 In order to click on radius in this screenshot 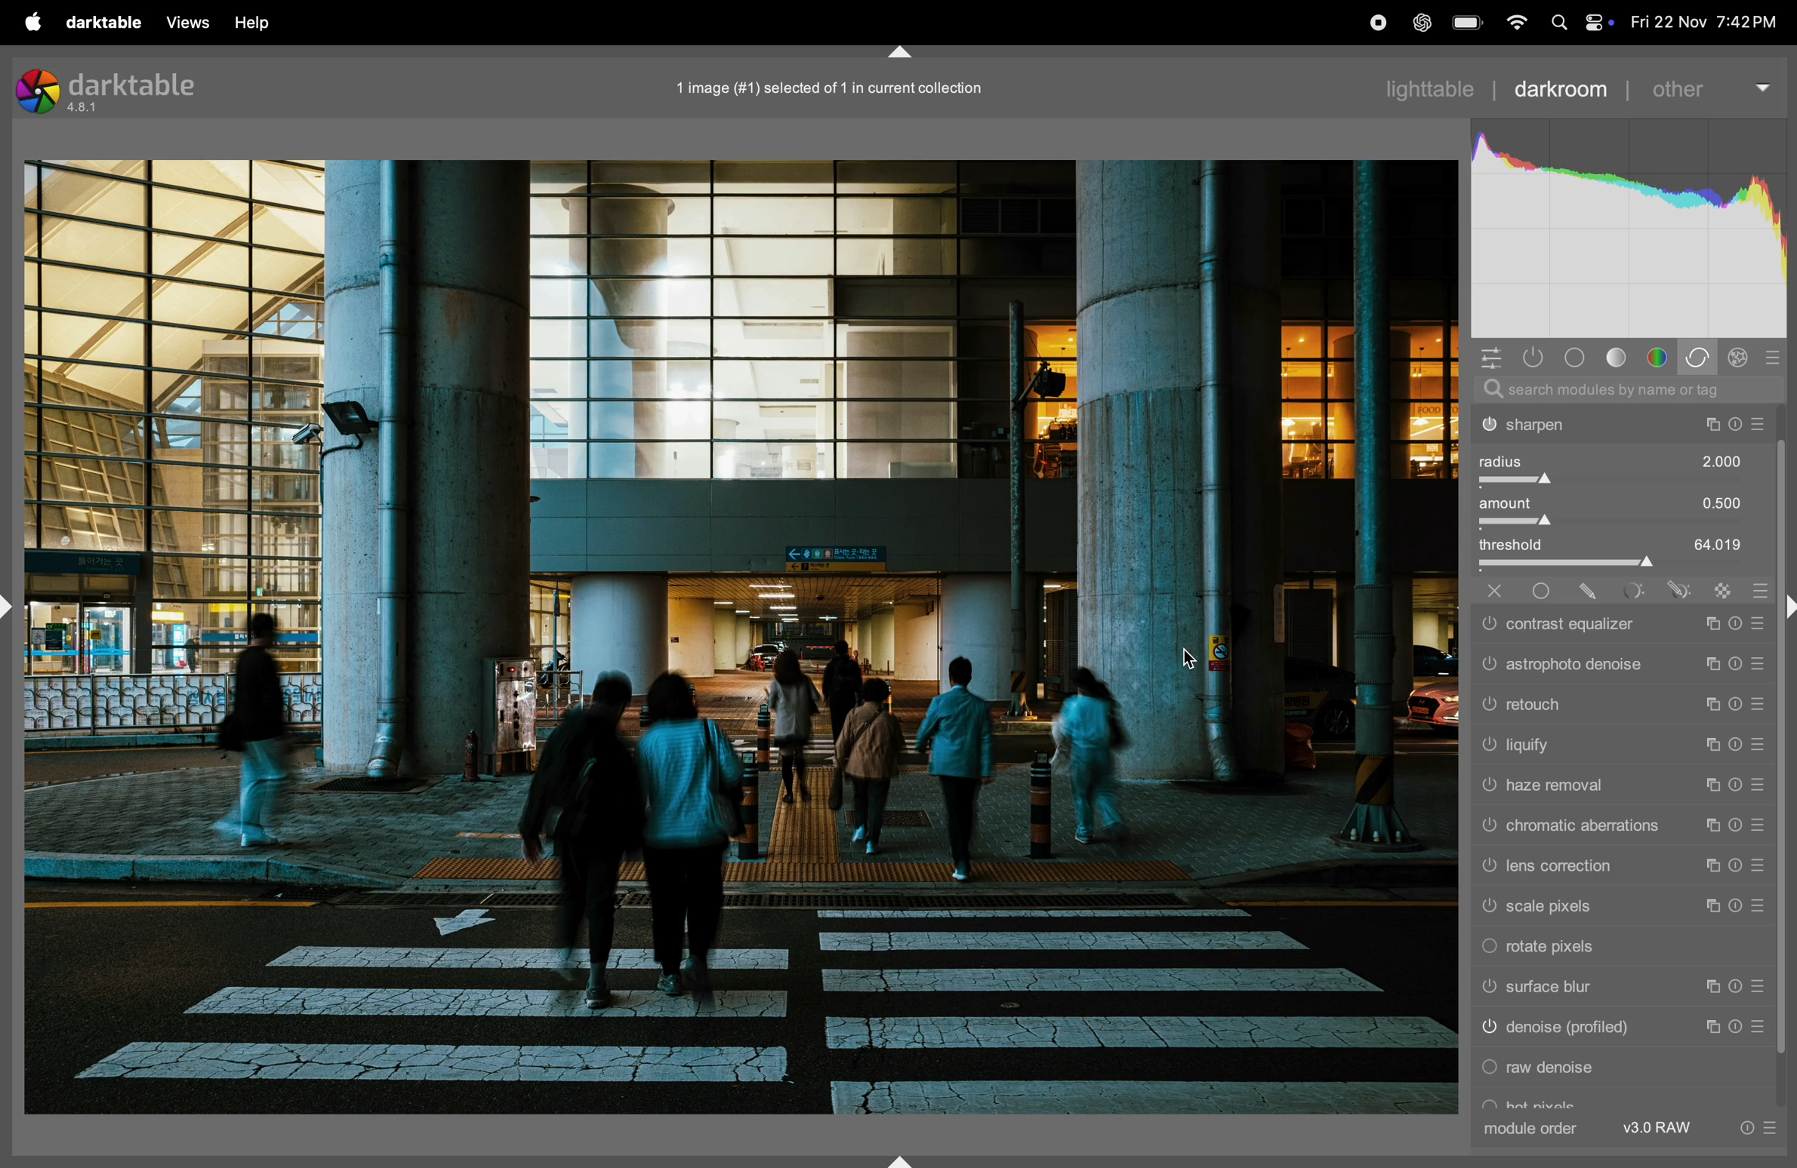, I will do `click(1623, 467)`.